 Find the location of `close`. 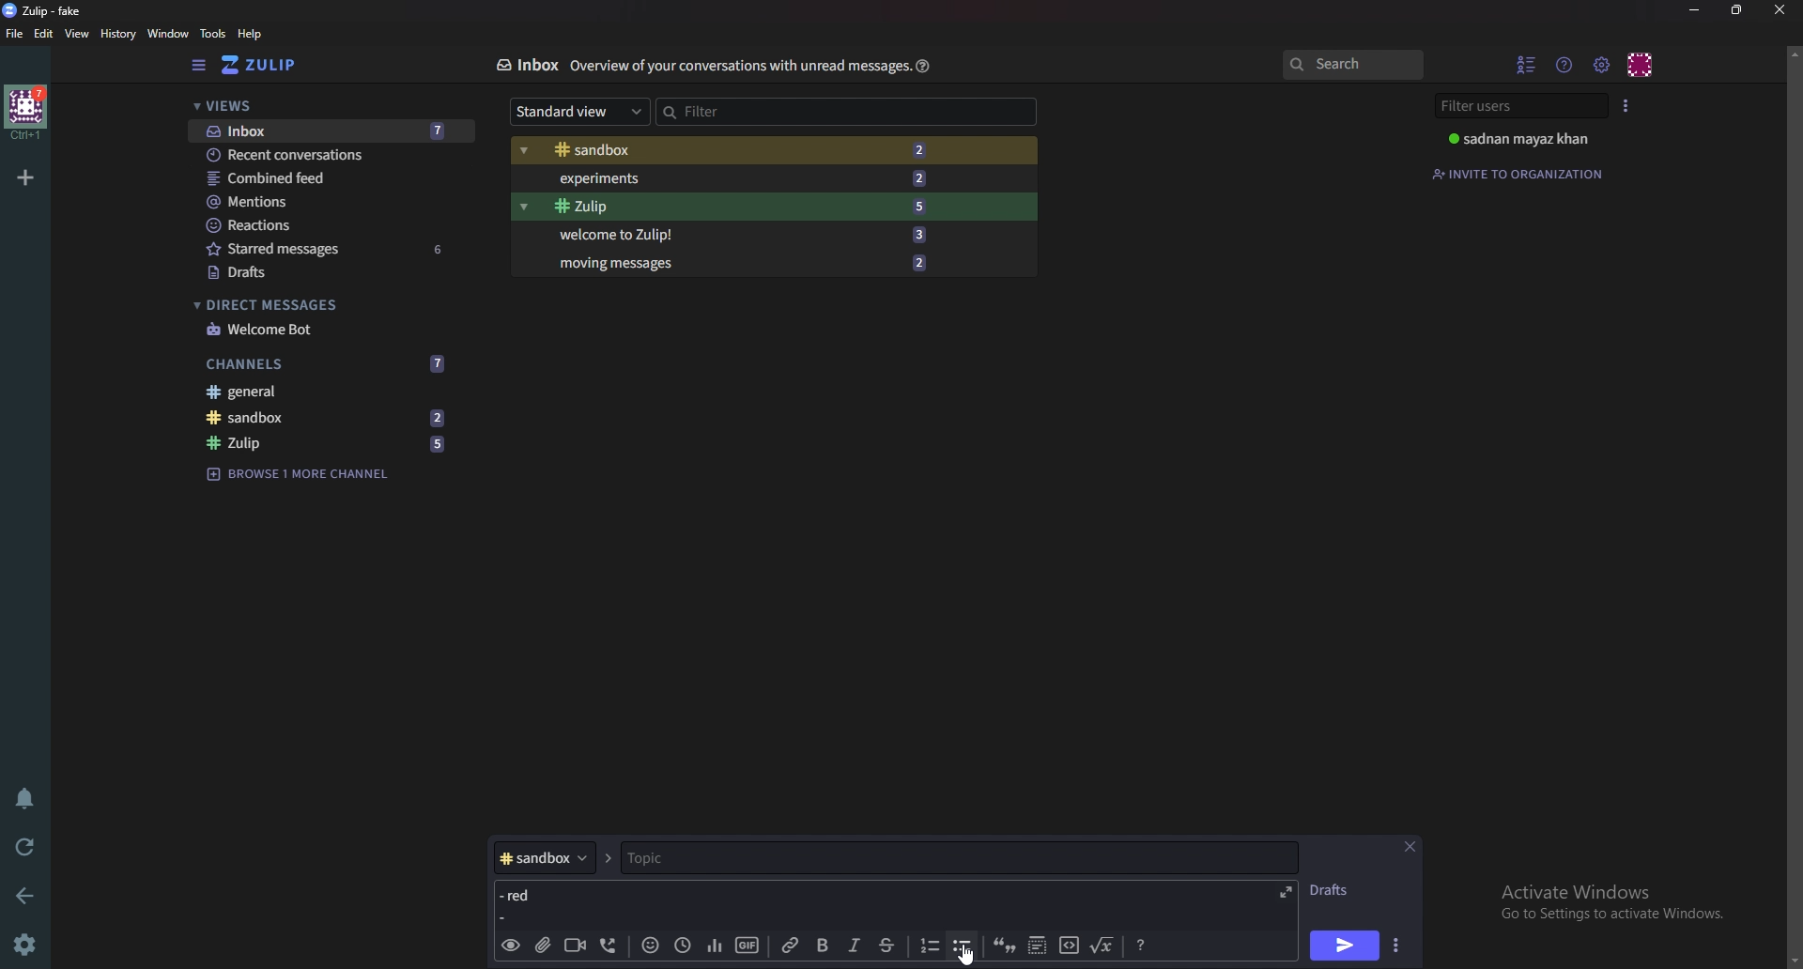

close is located at coordinates (1778, 9).